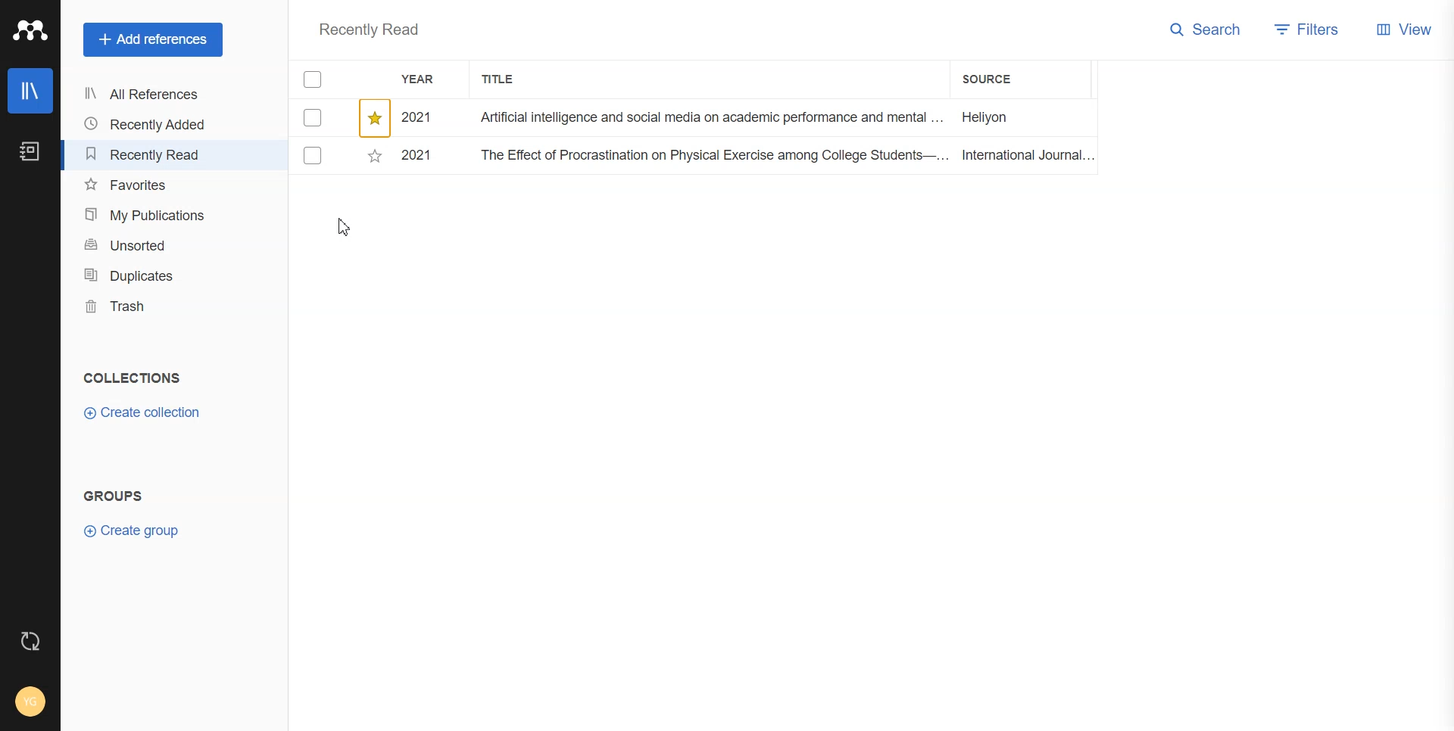 Image resolution: width=1454 pixels, height=731 pixels. I want to click on Title, so click(510, 79).